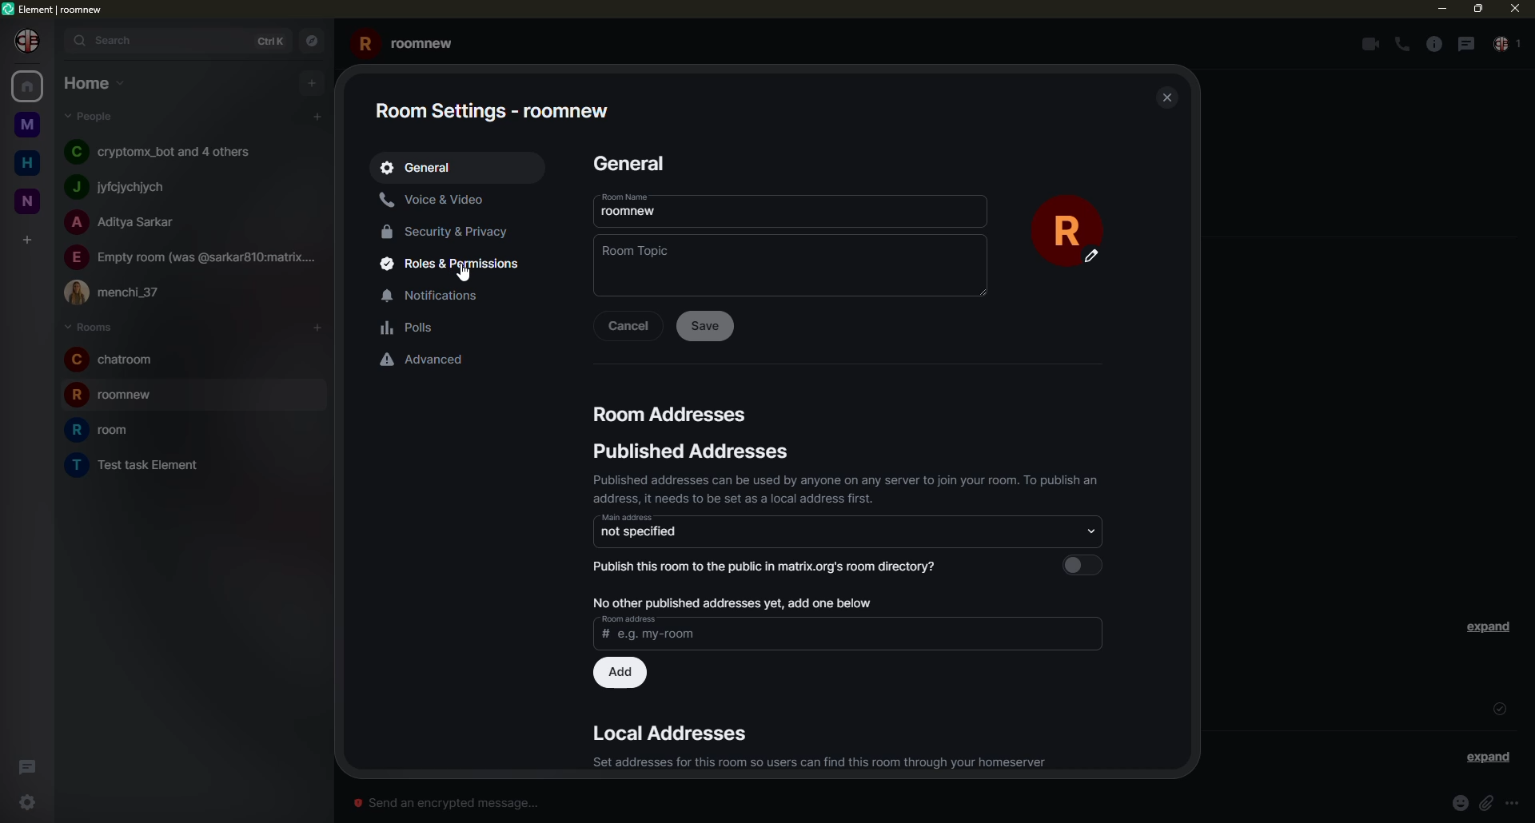  I want to click on ctrlK, so click(274, 39).